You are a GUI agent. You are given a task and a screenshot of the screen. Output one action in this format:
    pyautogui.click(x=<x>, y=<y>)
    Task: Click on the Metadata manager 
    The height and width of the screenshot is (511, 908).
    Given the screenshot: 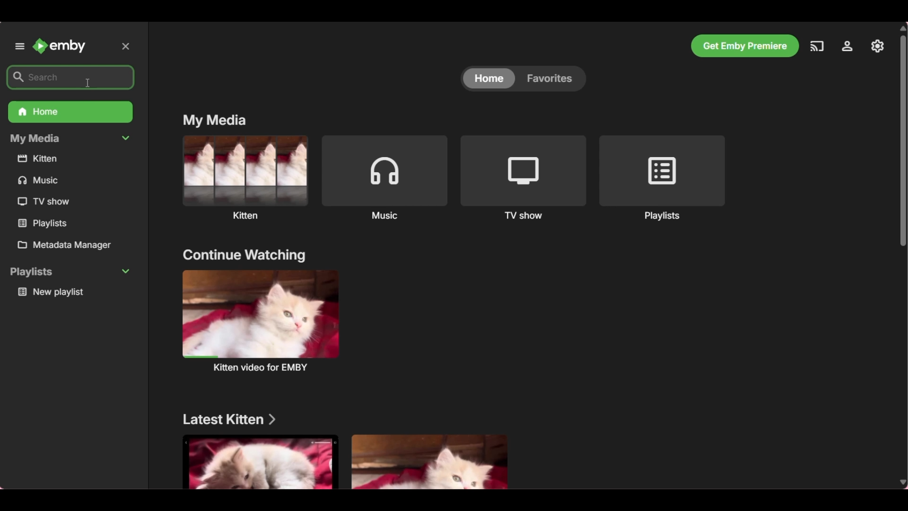 What is the action you would take?
    pyautogui.click(x=73, y=245)
    